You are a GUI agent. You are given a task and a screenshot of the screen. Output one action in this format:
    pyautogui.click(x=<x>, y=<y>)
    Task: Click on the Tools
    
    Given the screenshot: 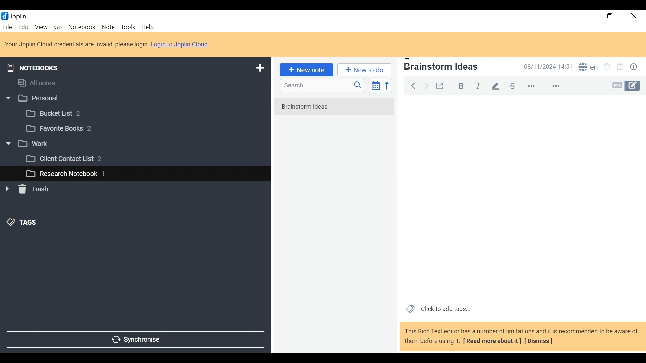 What is the action you would take?
    pyautogui.click(x=128, y=27)
    